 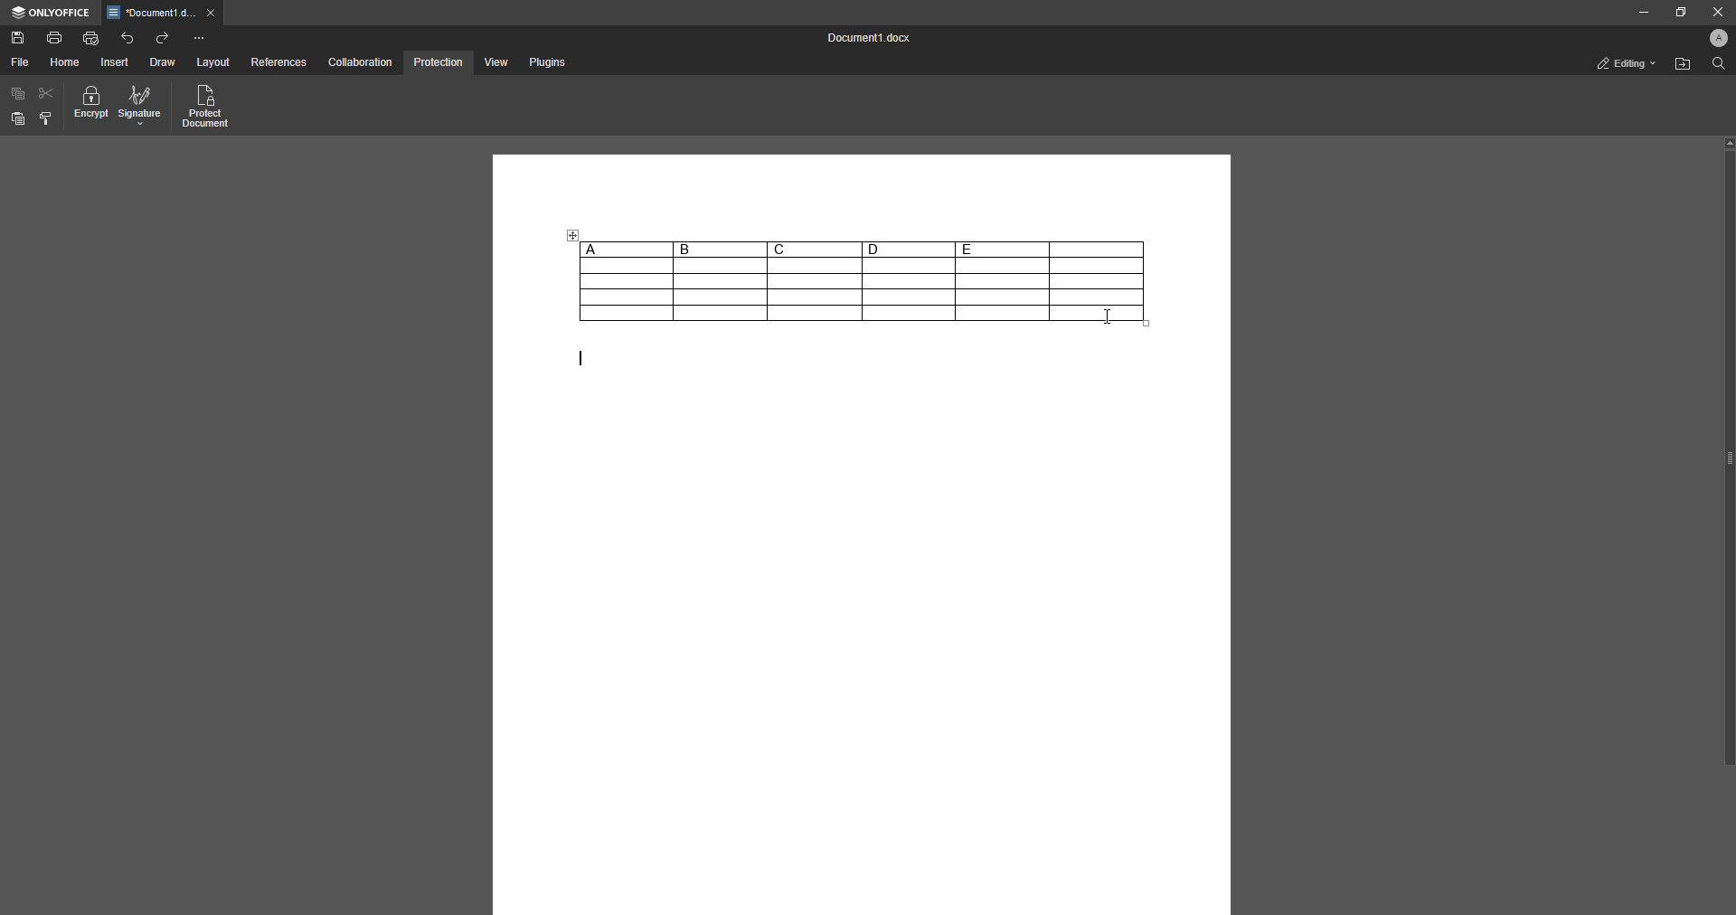 What do you see at coordinates (207, 108) in the screenshot?
I see `Protected Document` at bounding box center [207, 108].